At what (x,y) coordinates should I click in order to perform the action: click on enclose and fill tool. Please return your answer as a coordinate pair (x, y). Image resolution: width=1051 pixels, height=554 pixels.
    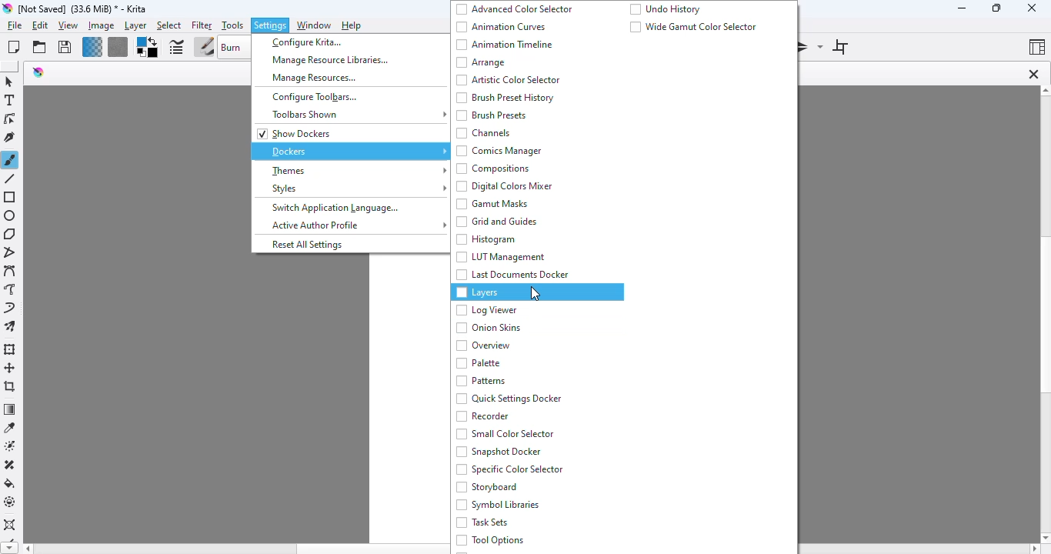
    Looking at the image, I should click on (10, 502).